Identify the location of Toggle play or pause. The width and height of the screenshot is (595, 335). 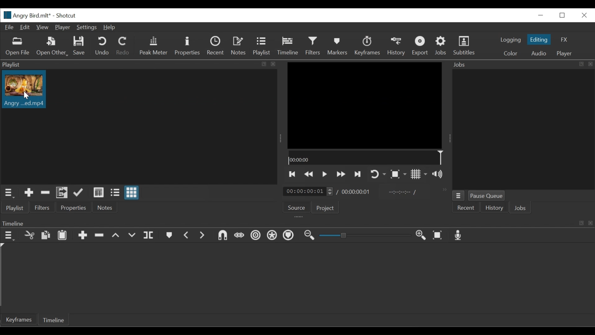
(325, 175).